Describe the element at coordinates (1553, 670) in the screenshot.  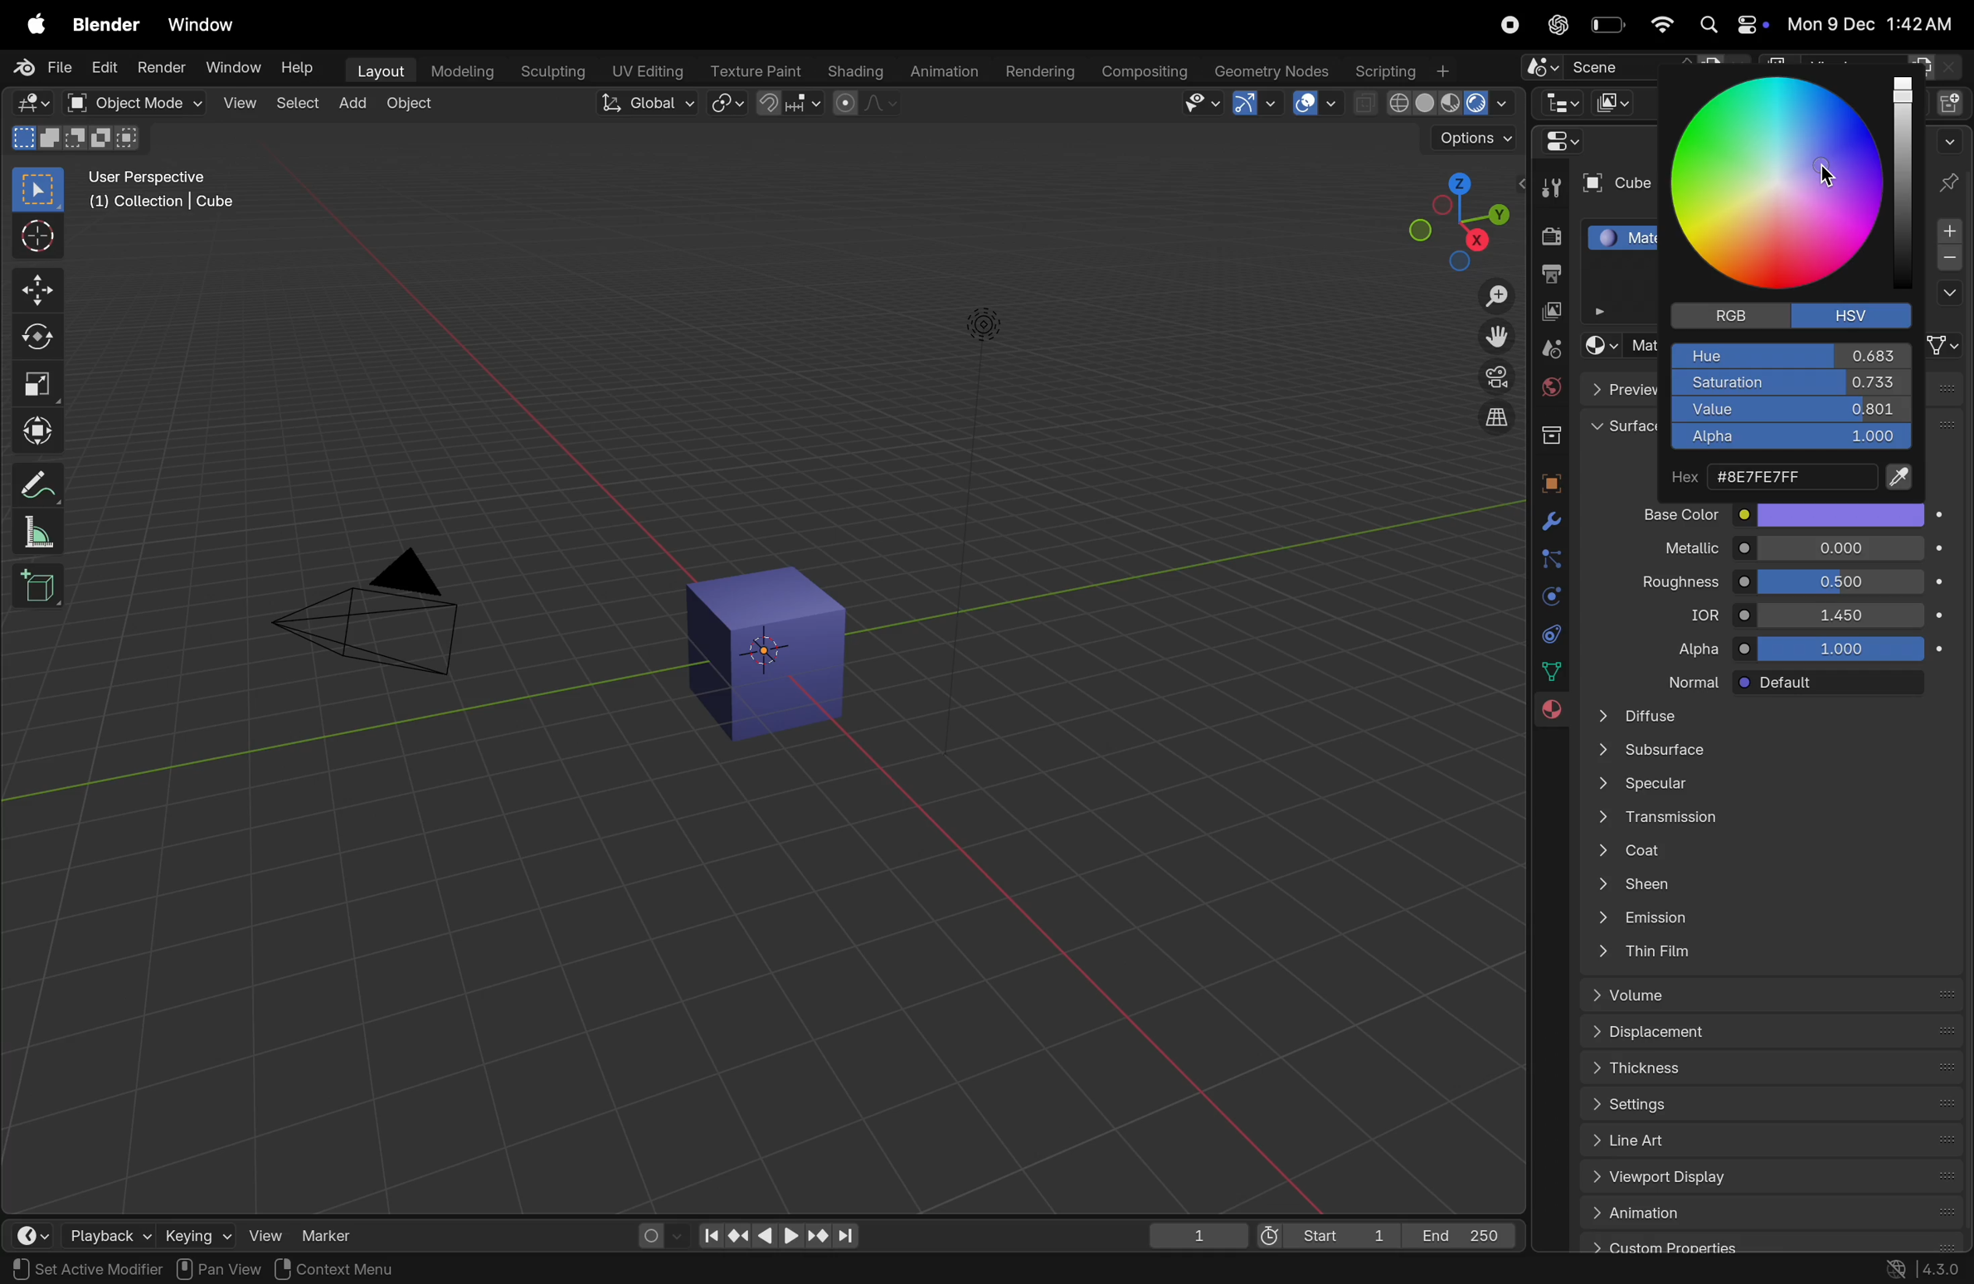
I see `data` at that location.